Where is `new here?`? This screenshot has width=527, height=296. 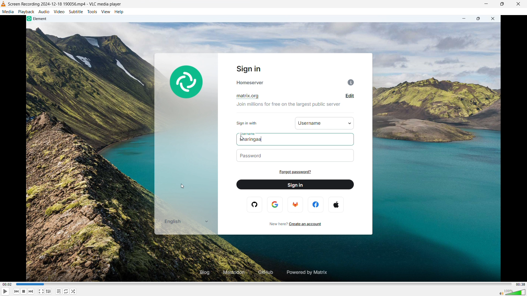
new here? is located at coordinates (277, 223).